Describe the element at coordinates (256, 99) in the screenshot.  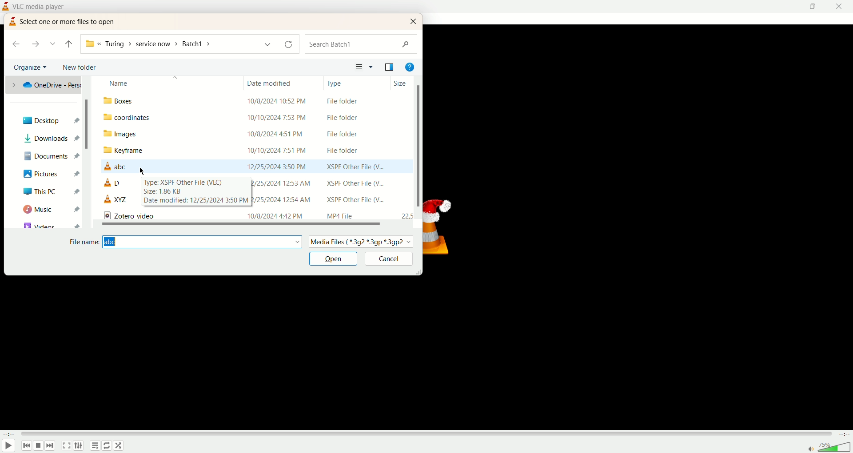
I see `folder` at that location.